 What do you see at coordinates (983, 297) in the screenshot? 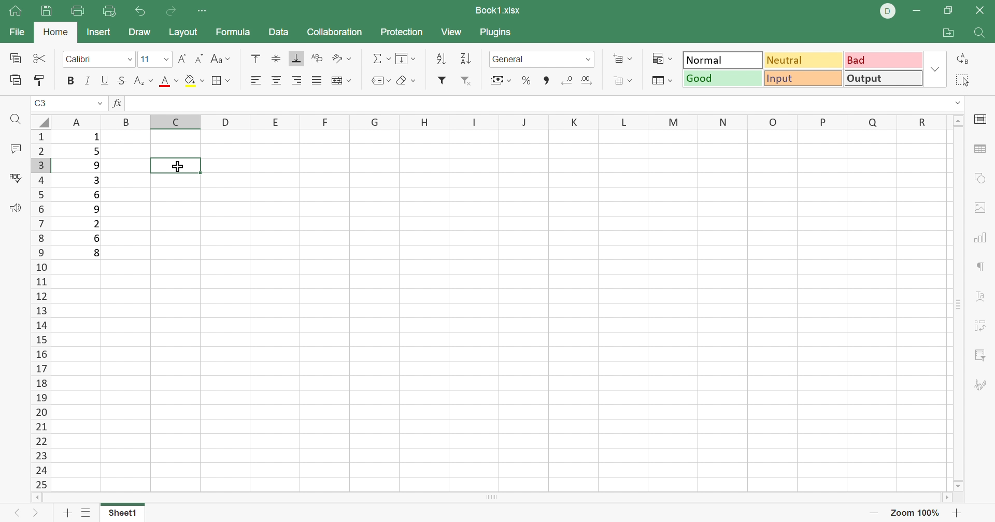
I see `Text art settings` at bounding box center [983, 297].